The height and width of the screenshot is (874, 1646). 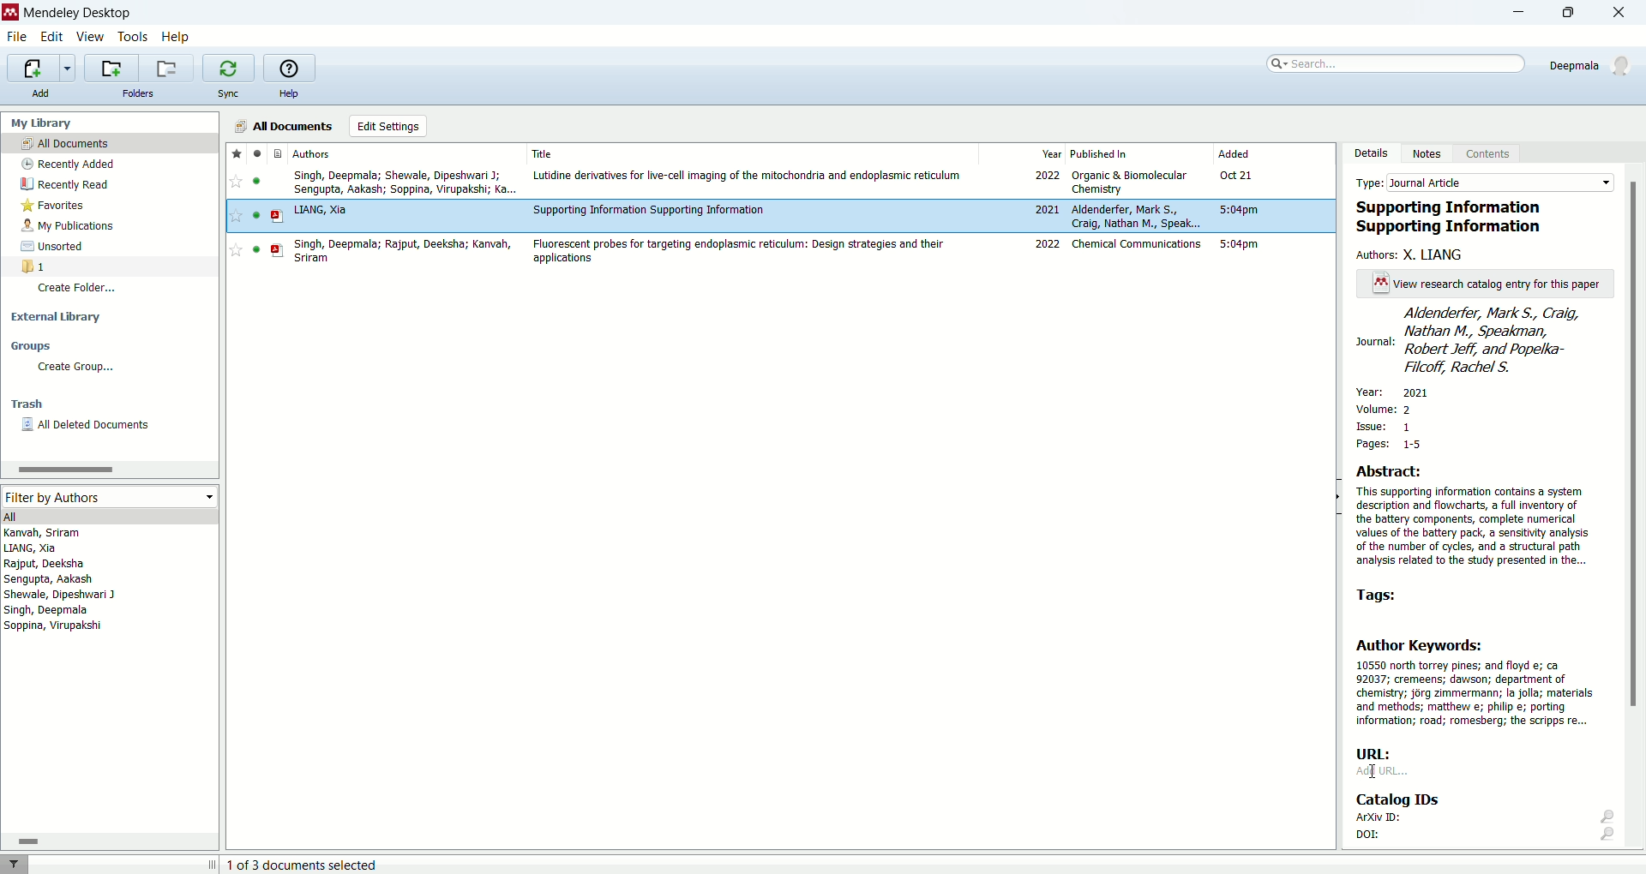 What do you see at coordinates (141, 94) in the screenshot?
I see `folders` at bounding box center [141, 94].